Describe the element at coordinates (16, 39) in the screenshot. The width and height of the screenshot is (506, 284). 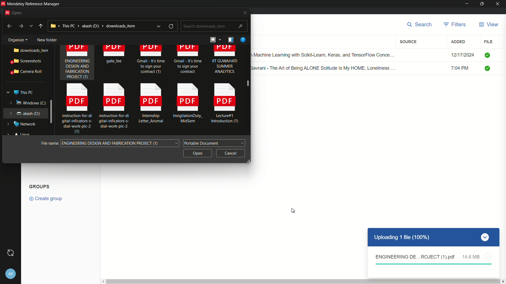
I see `Organize` at that location.